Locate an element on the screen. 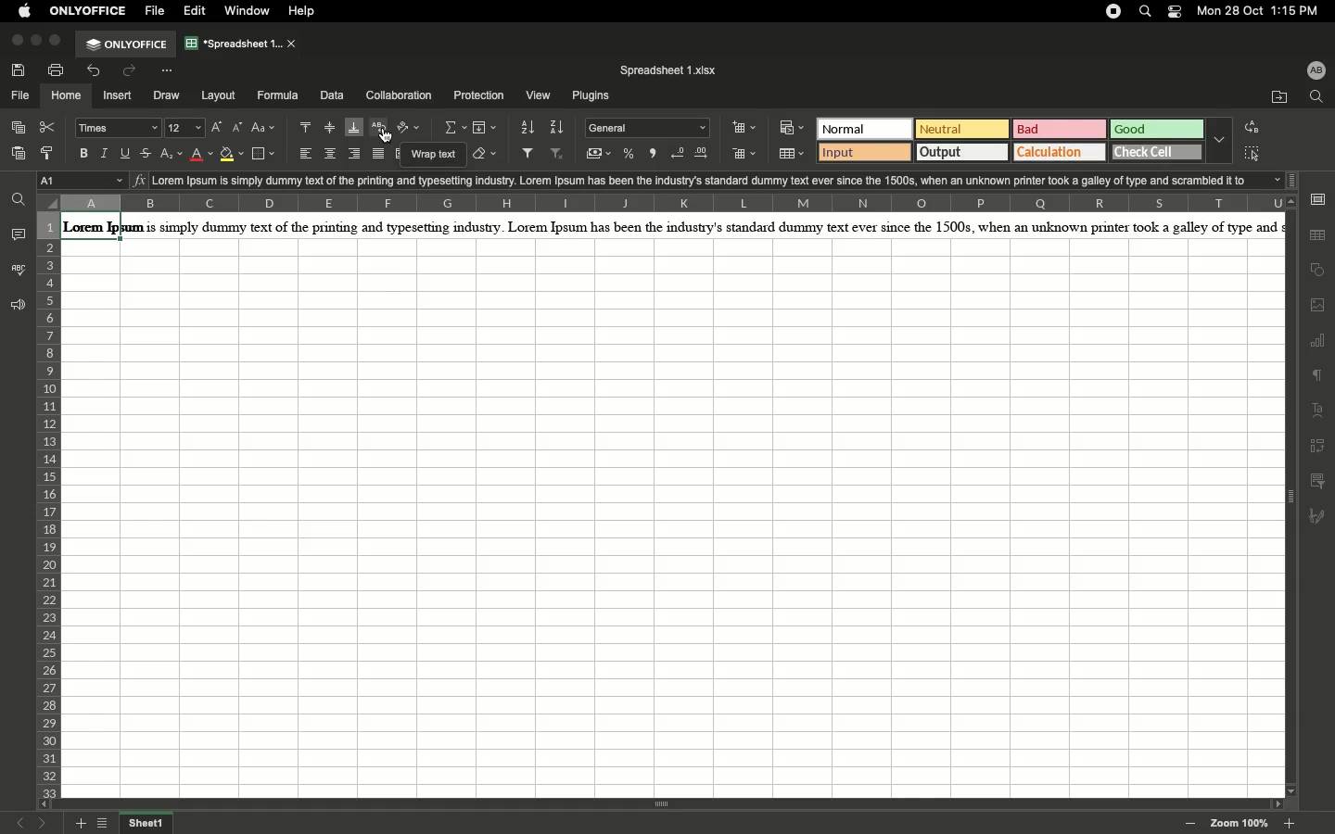 This screenshot has width=1335, height=834. Open file location is located at coordinates (1278, 97).